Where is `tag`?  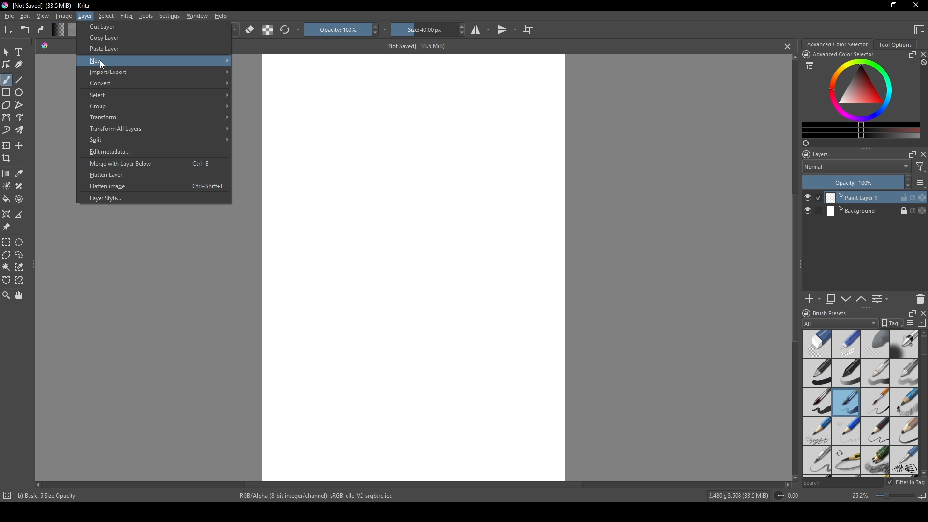 tag is located at coordinates (891, 323).